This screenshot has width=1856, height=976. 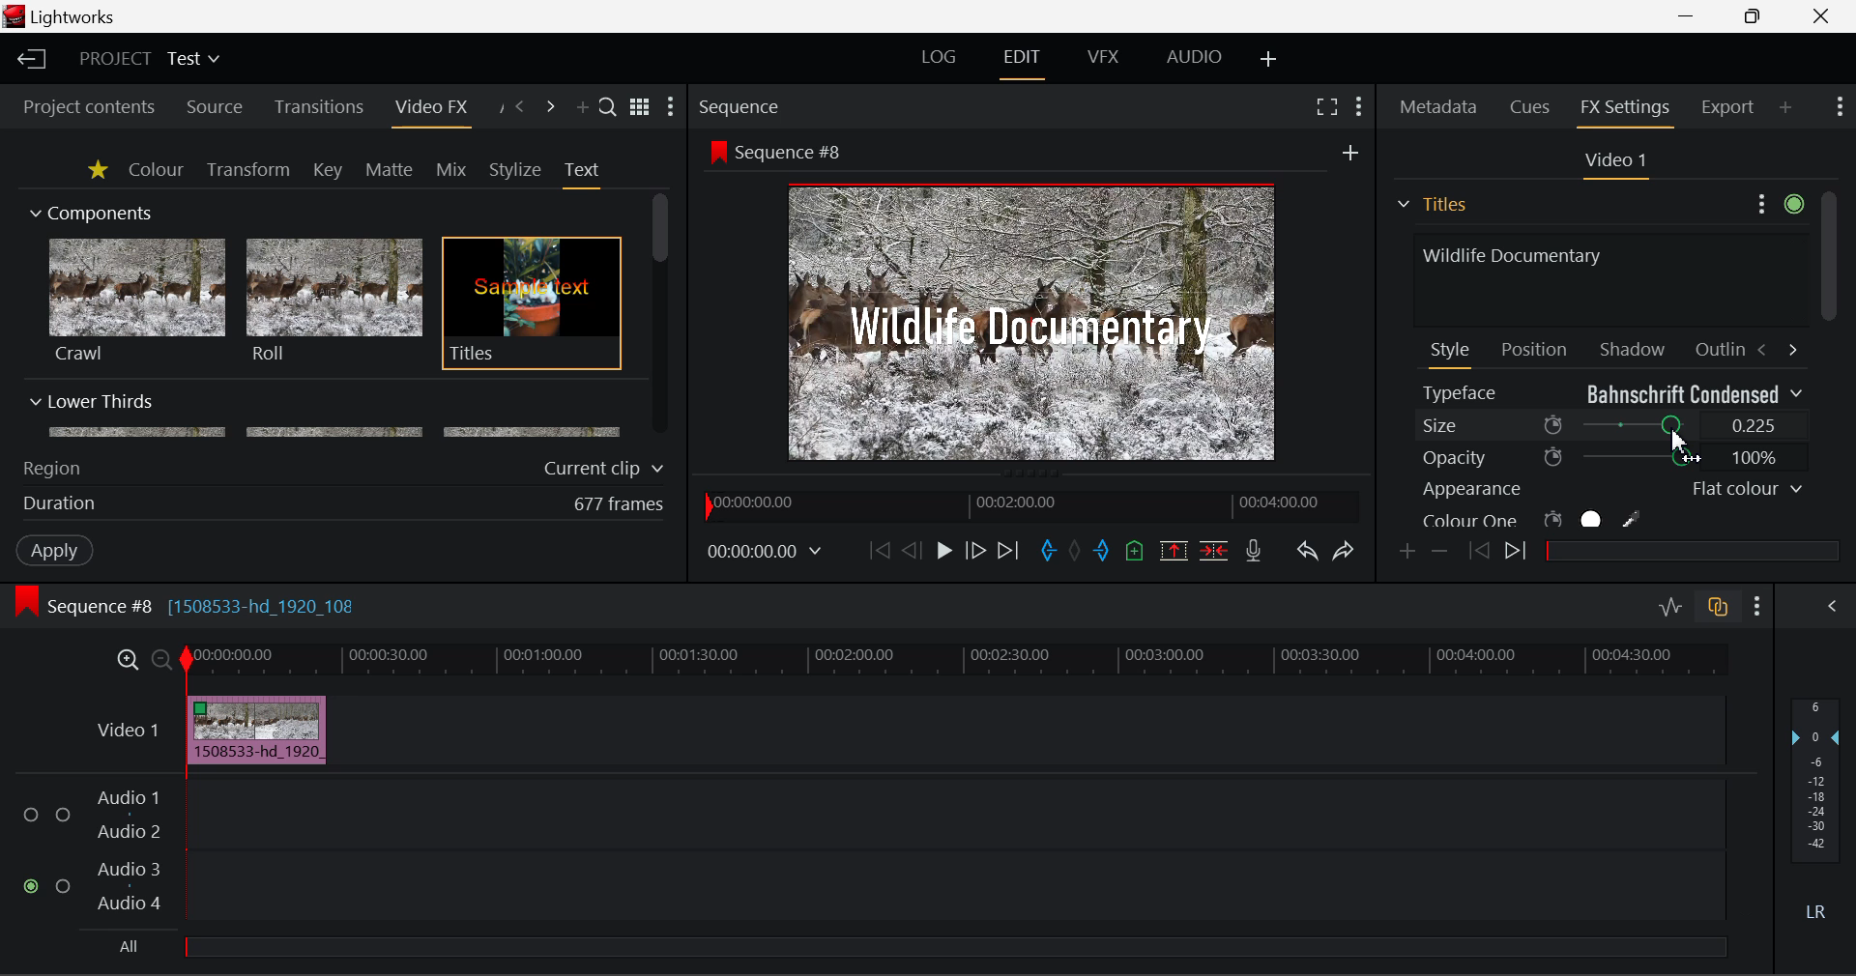 I want to click on LOG Layout, so click(x=940, y=56).